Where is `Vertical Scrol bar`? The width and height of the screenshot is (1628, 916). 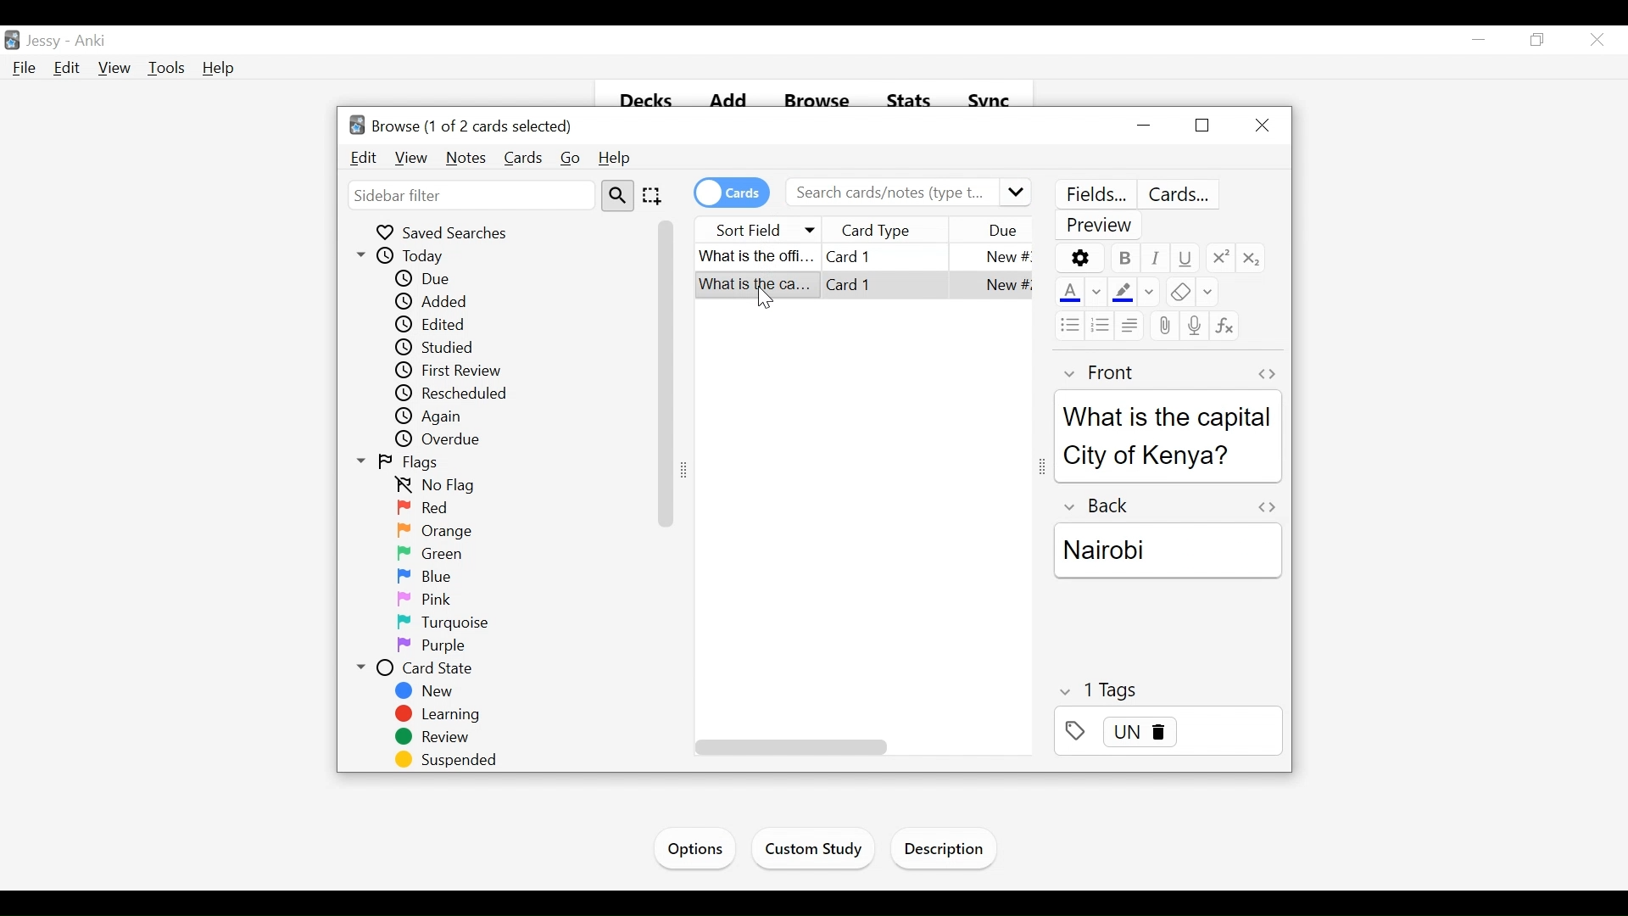
Vertical Scrol bar is located at coordinates (666, 372).